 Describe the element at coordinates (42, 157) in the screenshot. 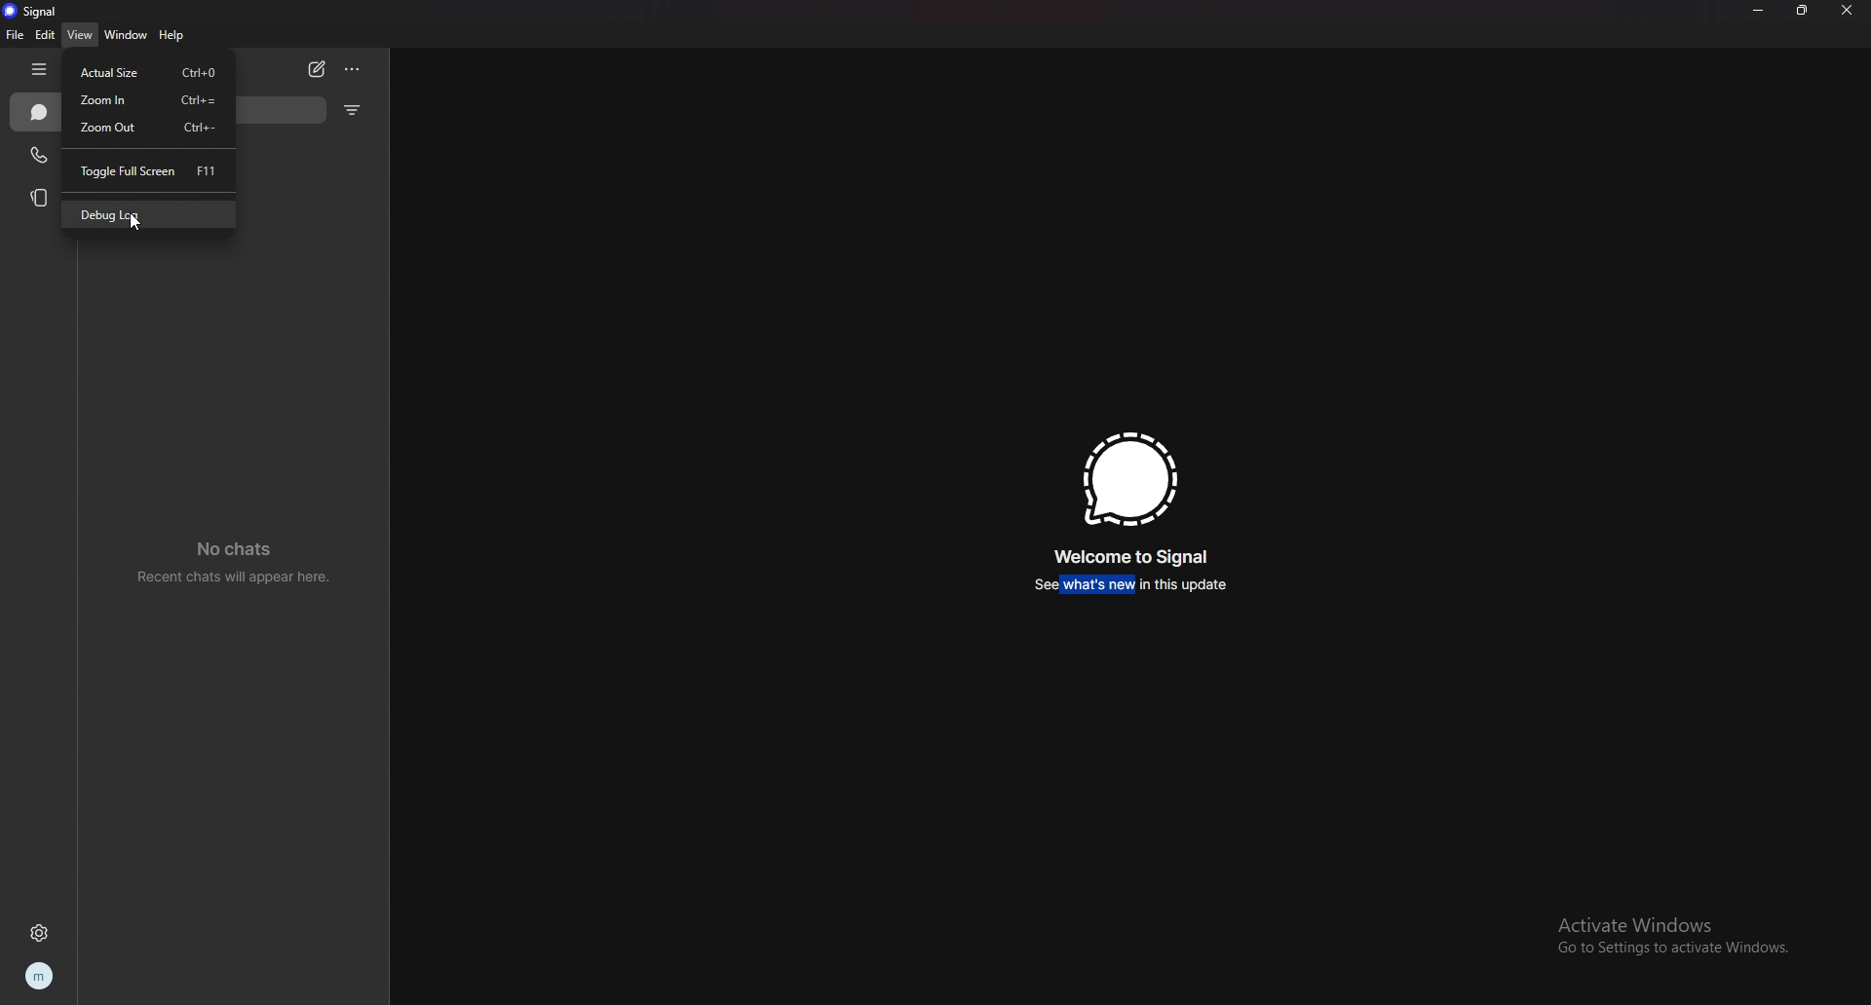

I see `calls` at that location.